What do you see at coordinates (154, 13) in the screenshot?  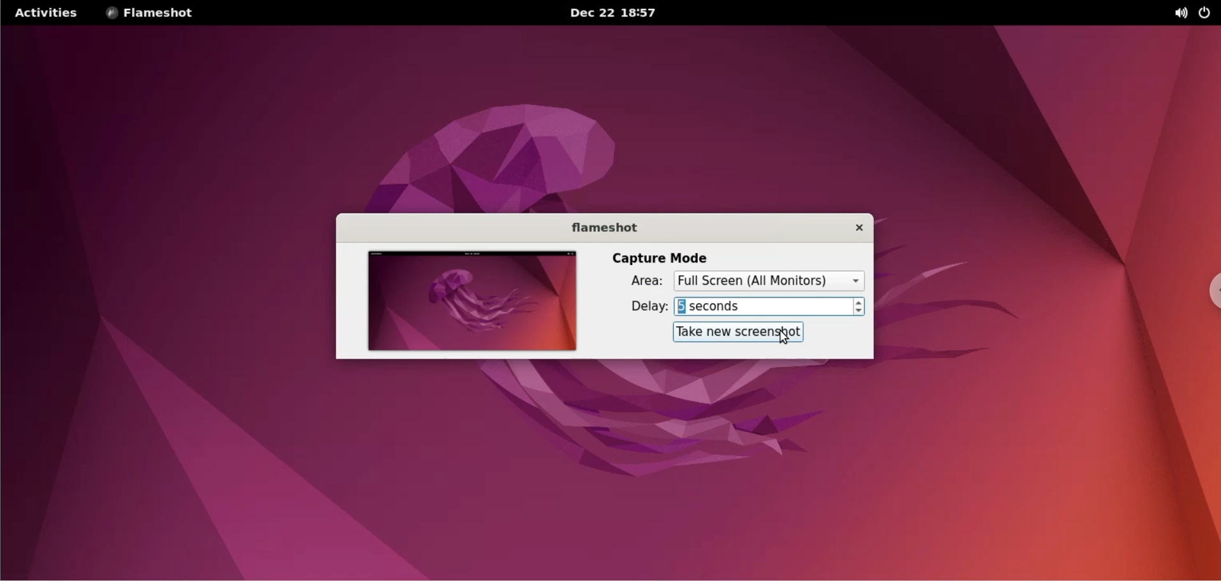 I see `flameshot options` at bounding box center [154, 13].